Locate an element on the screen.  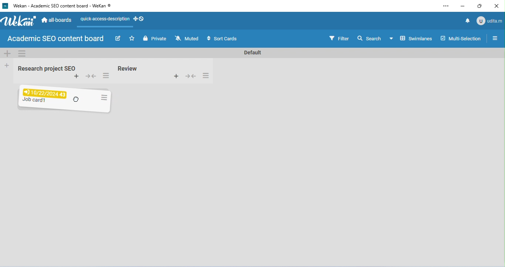
swimelane actions is located at coordinates (23, 53).